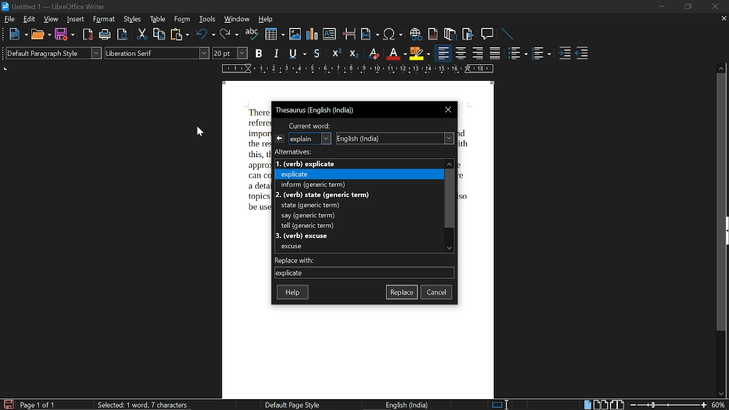 This screenshot has width=729, height=410. What do you see at coordinates (450, 34) in the screenshot?
I see `insert footnote` at bounding box center [450, 34].